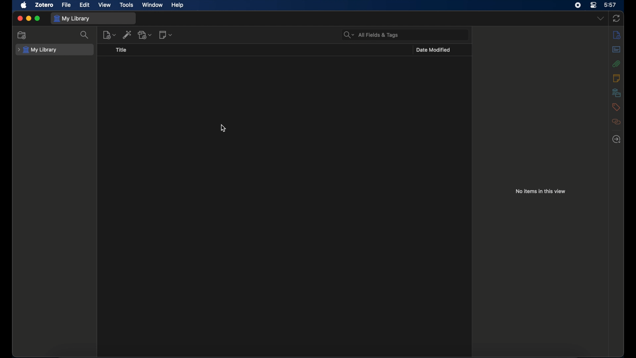 This screenshot has height=358, width=636. Describe the element at coordinates (121, 50) in the screenshot. I see `title` at that location.